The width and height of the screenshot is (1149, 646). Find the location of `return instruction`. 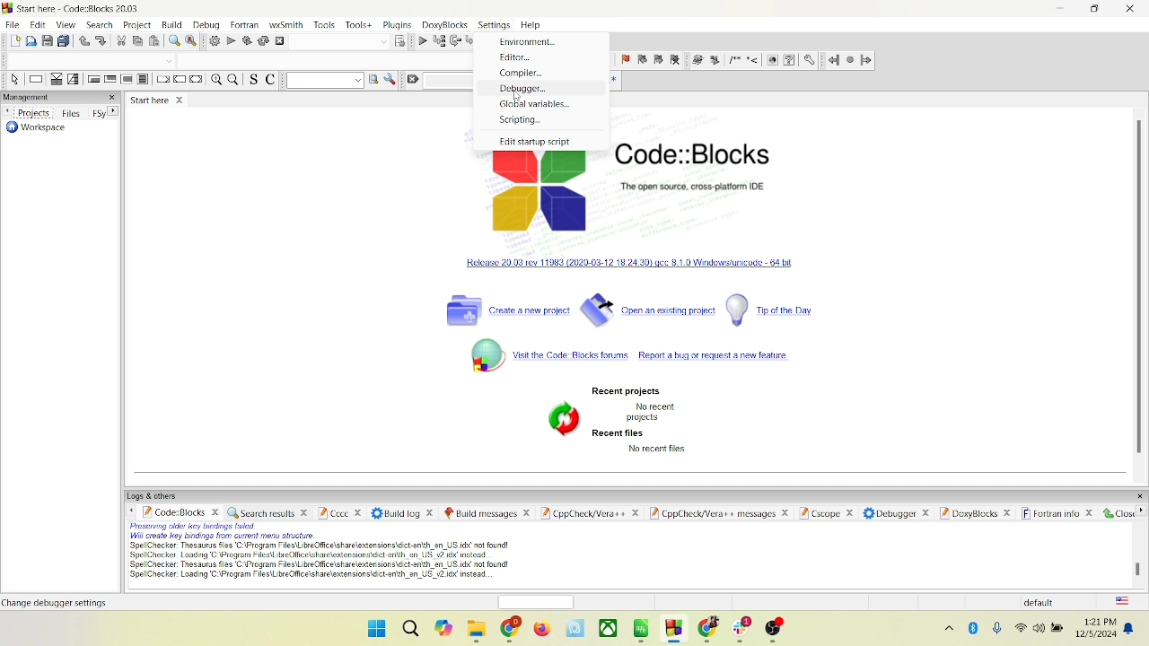

return instruction is located at coordinates (198, 79).